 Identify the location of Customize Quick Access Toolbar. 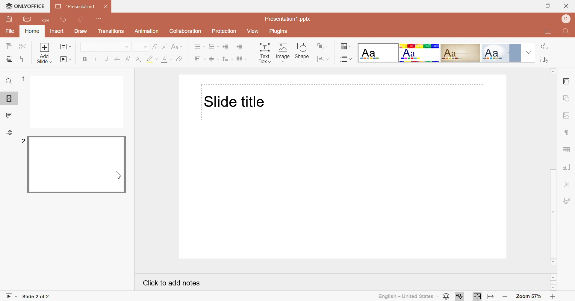
(99, 19).